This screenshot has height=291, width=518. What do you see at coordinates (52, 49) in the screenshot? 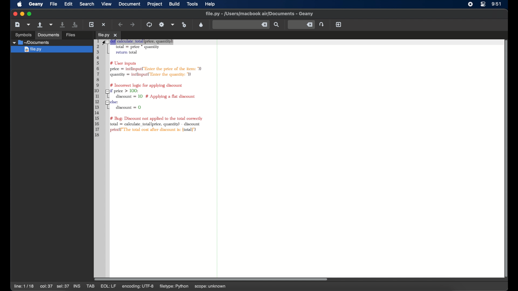
I see `file.py` at bounding box center [52, 49].